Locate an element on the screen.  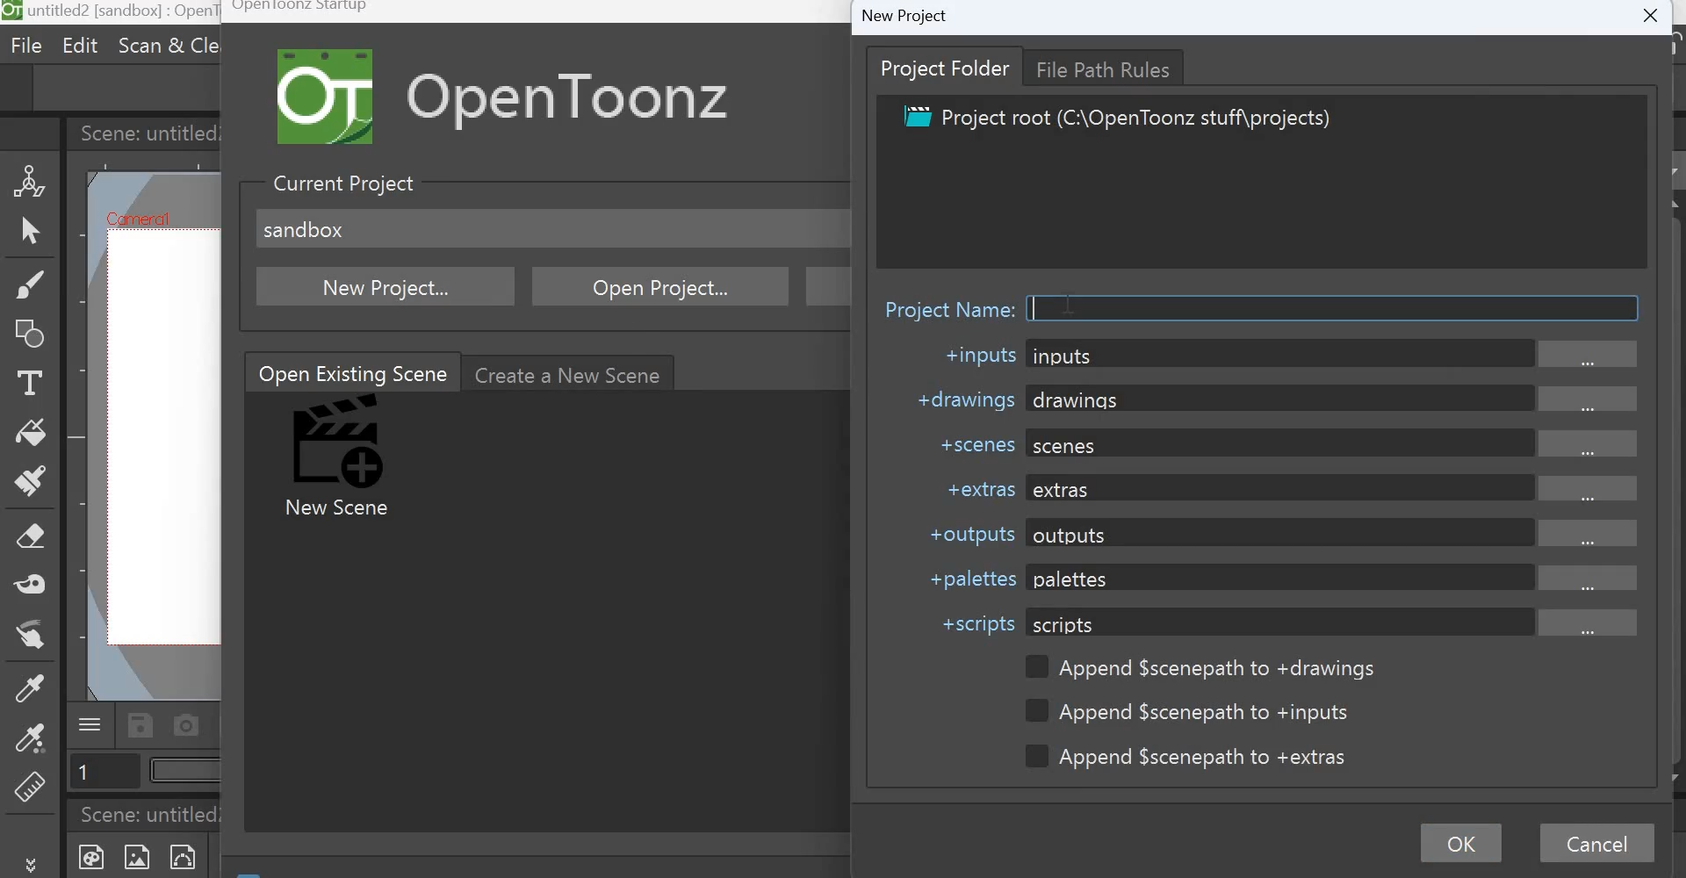
Project root (C:\OpenToonz stuff\projects is located at coordinates (1115, 119).